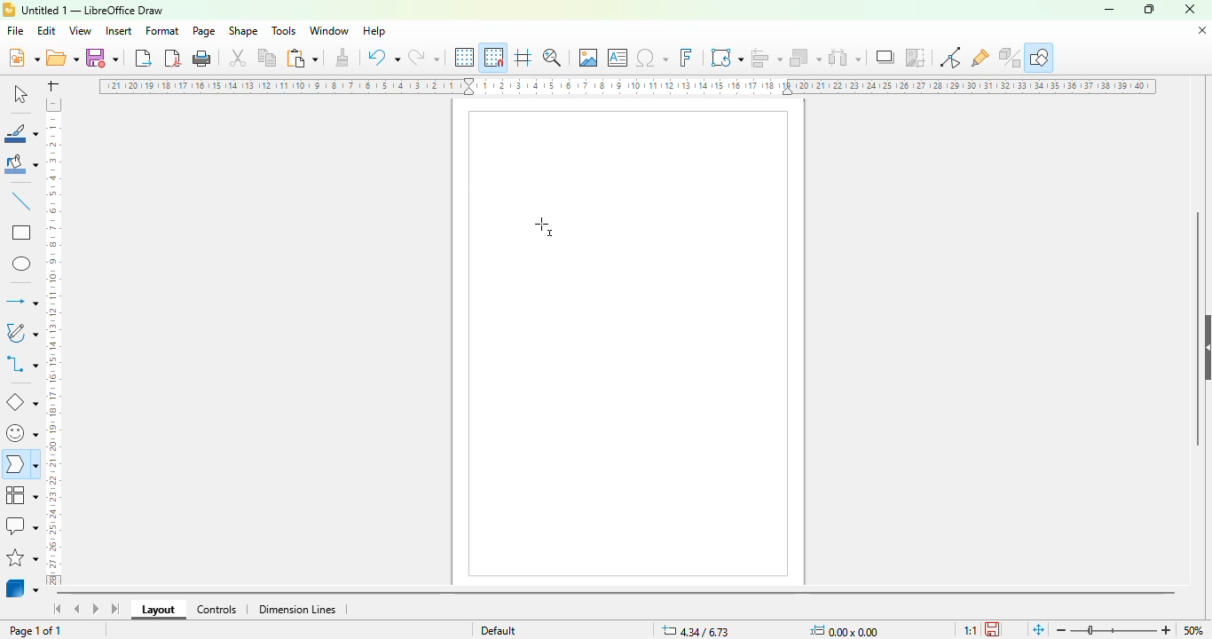  I want to click on open, so click(62, 57).